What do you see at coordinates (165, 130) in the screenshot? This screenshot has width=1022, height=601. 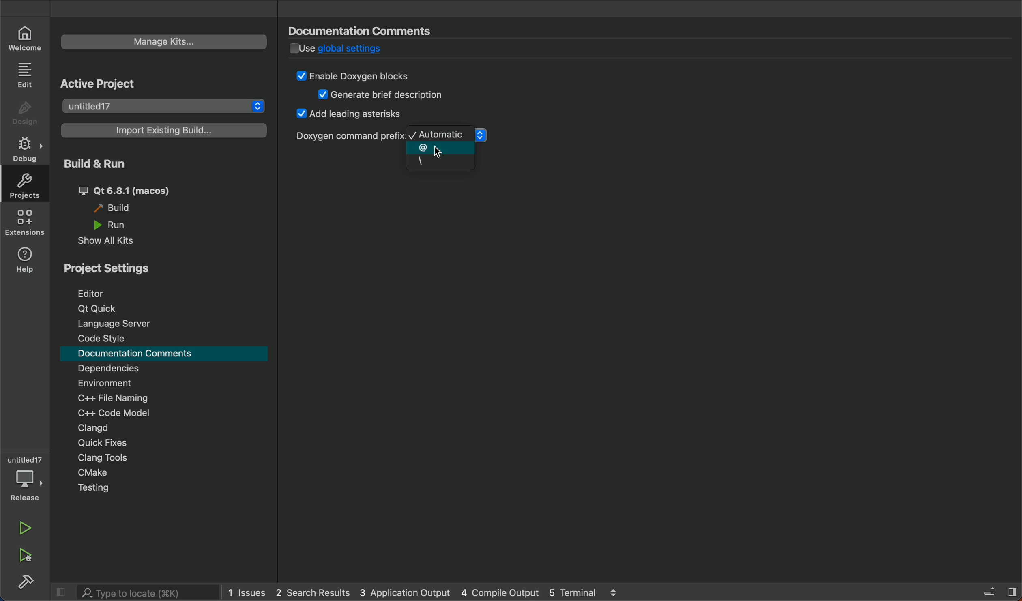 I see `import build` at bounding box center [165, 130].